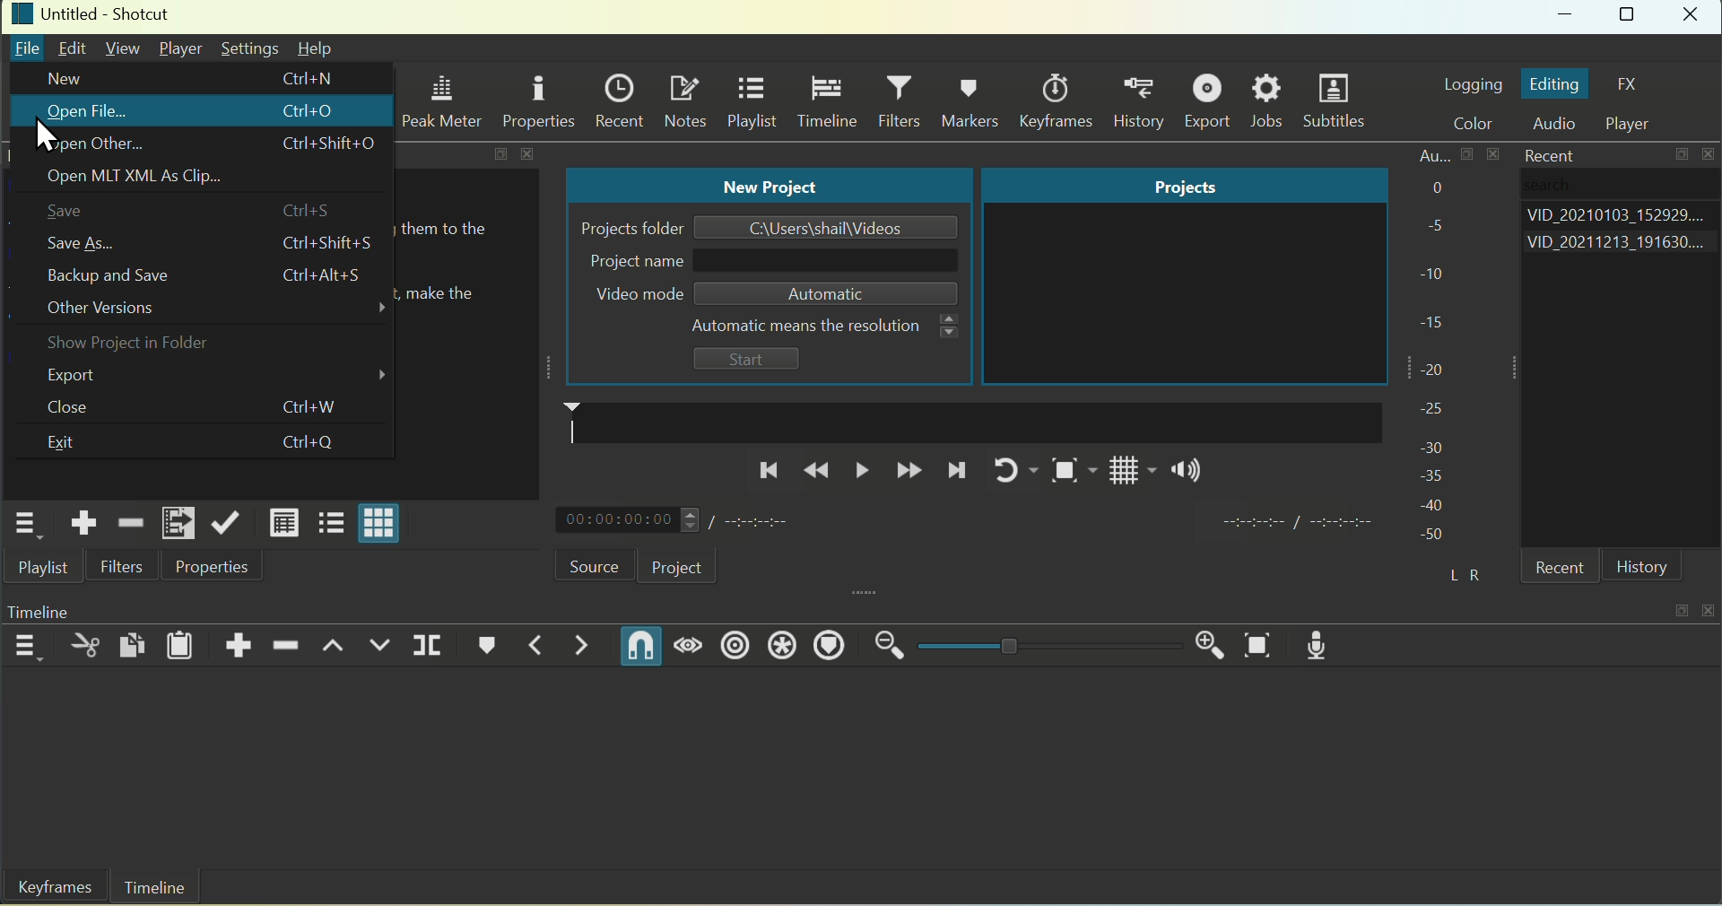 The height and width of the screenshot is (906, 1722). I want to click on Zoom Timeline, so click(1260, 646).